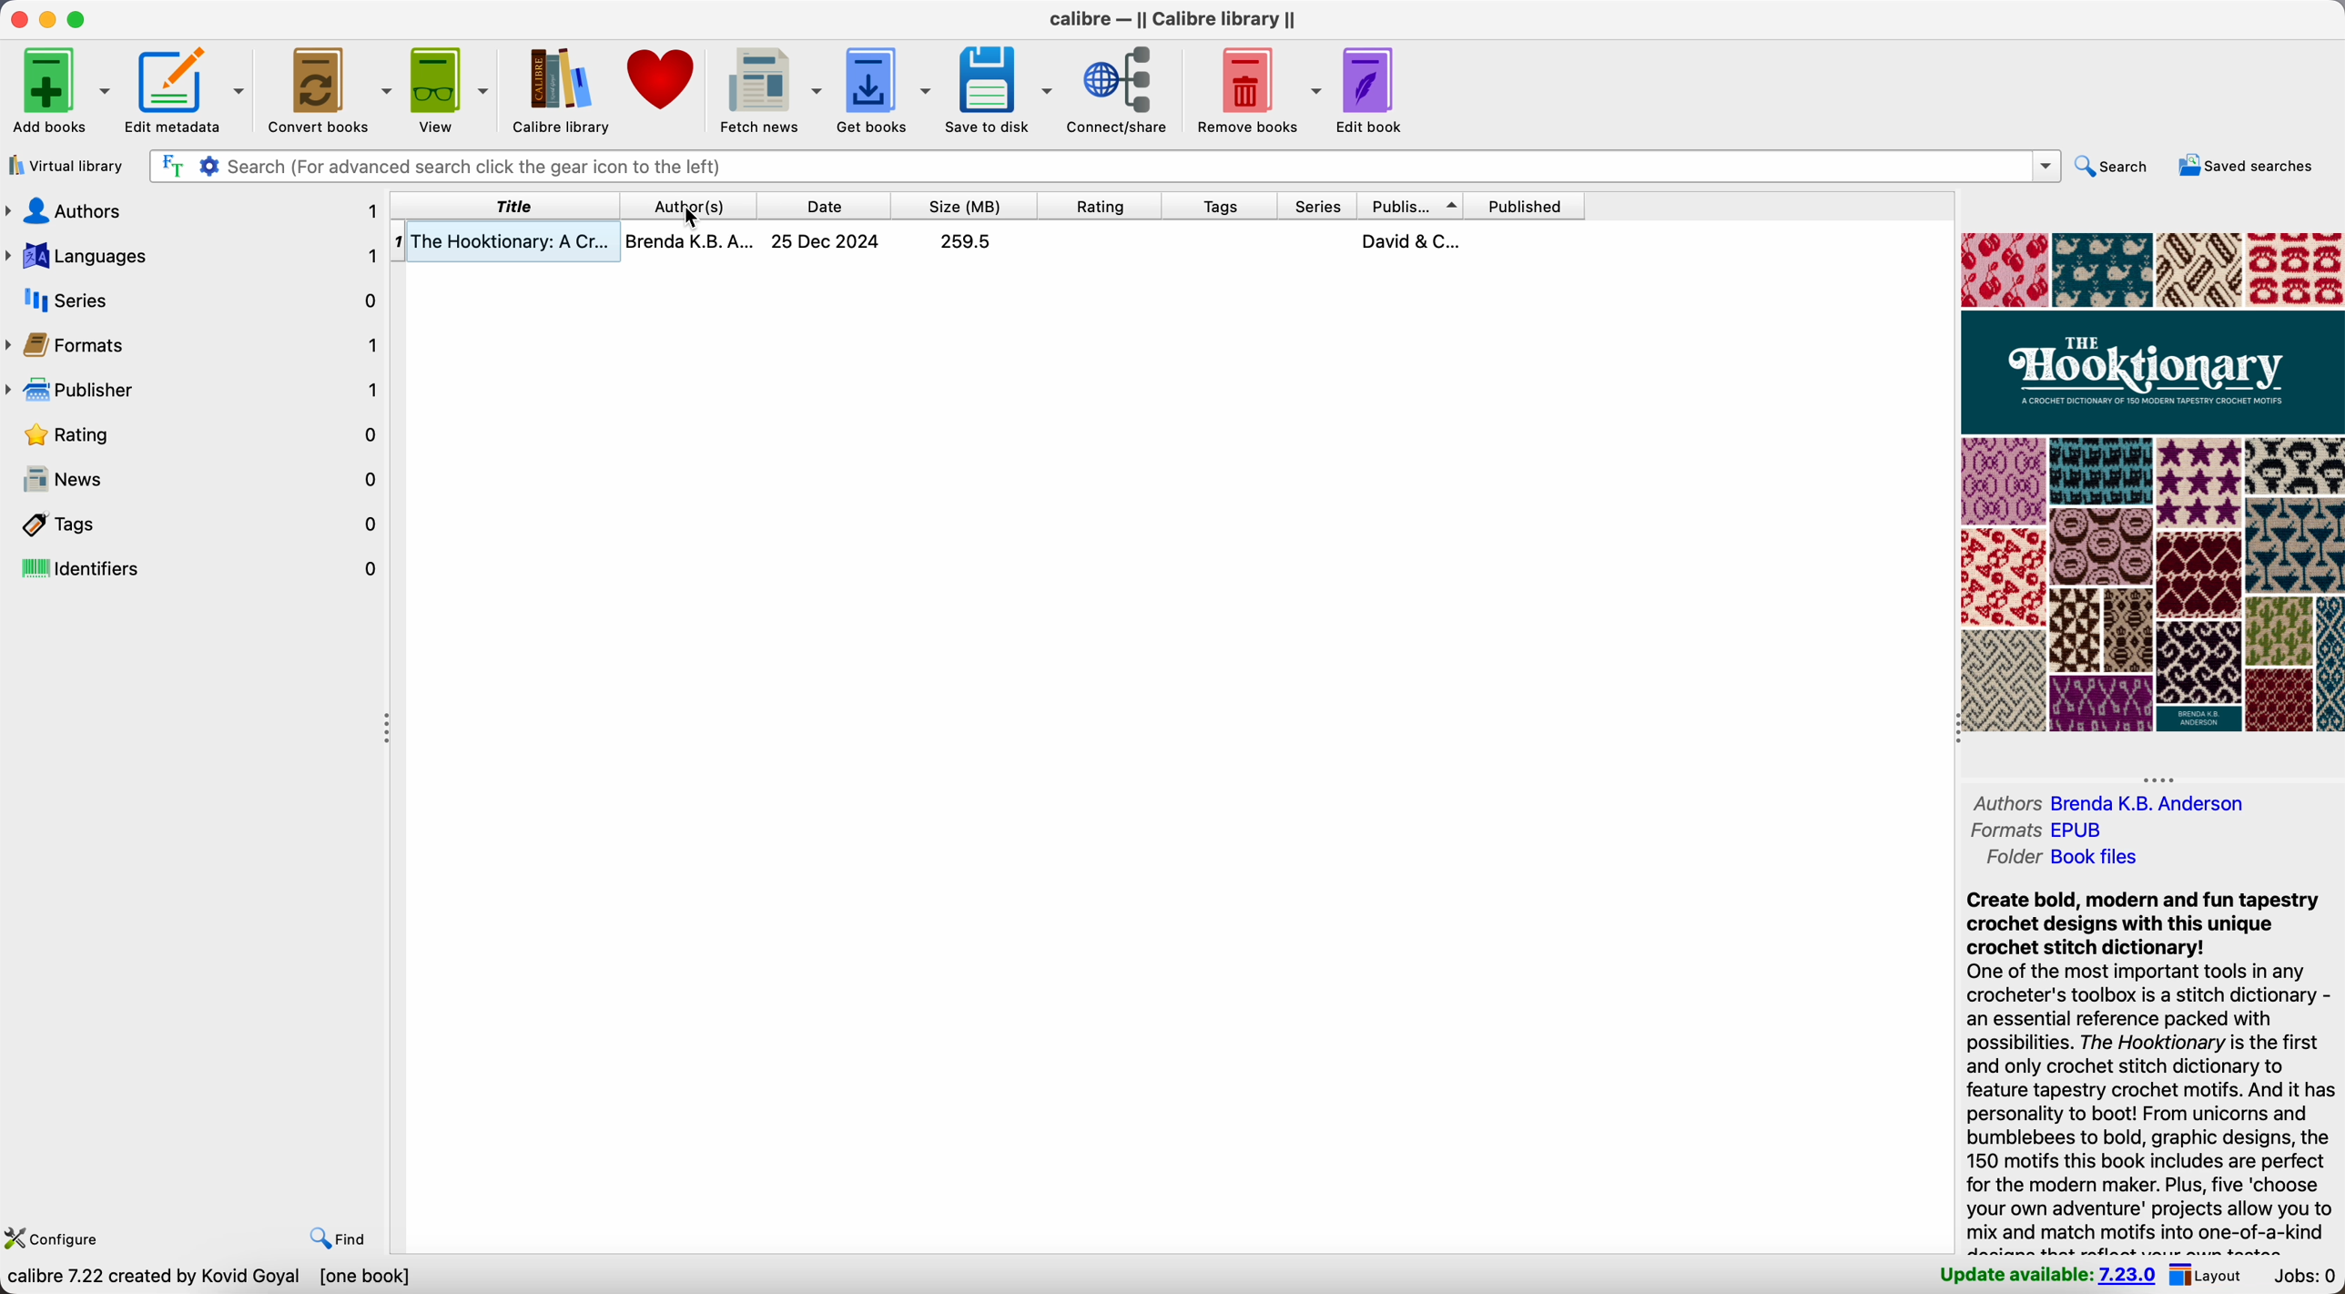  I want to click on get books, so click(884, 89).